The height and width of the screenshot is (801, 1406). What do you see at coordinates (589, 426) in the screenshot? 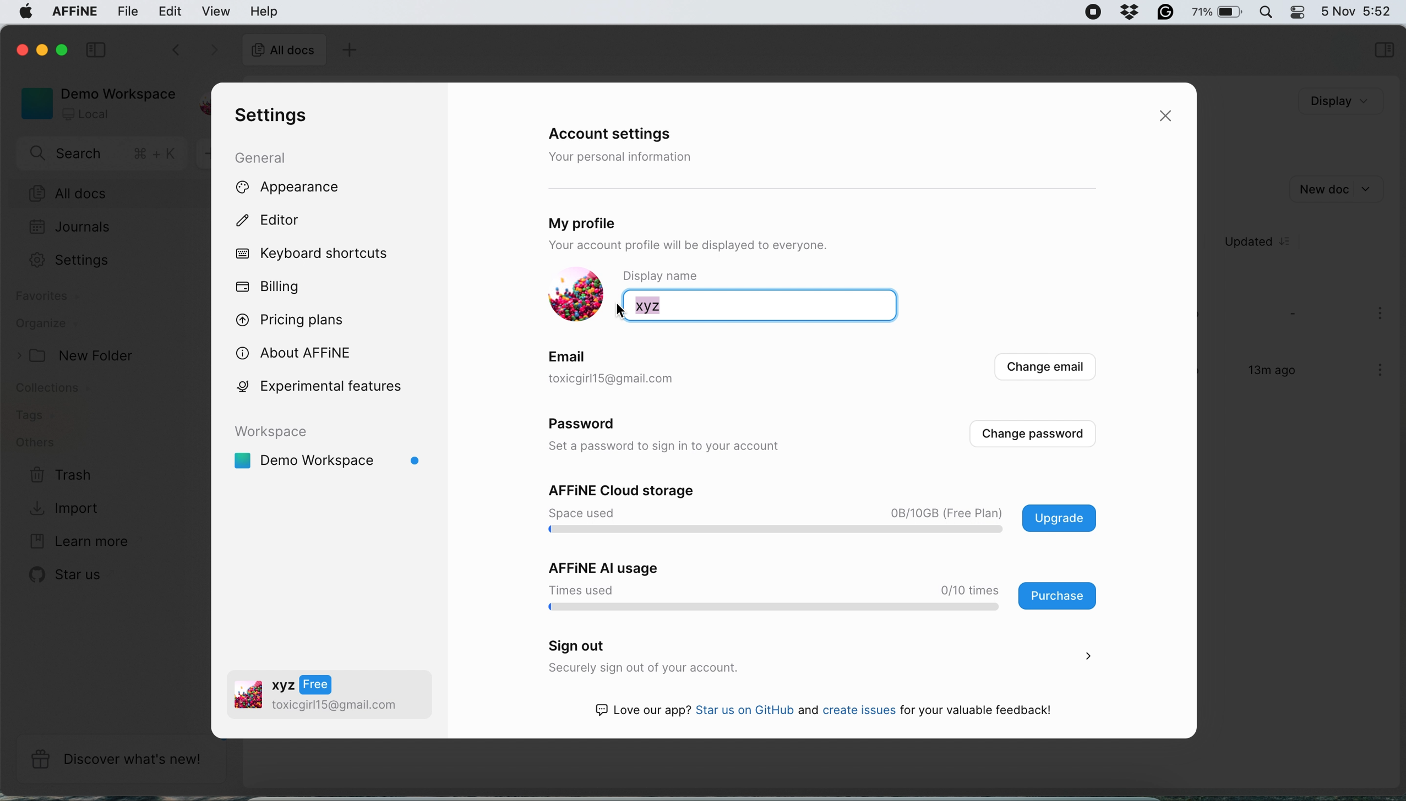
I see `password` at bounding box center [589, 426].